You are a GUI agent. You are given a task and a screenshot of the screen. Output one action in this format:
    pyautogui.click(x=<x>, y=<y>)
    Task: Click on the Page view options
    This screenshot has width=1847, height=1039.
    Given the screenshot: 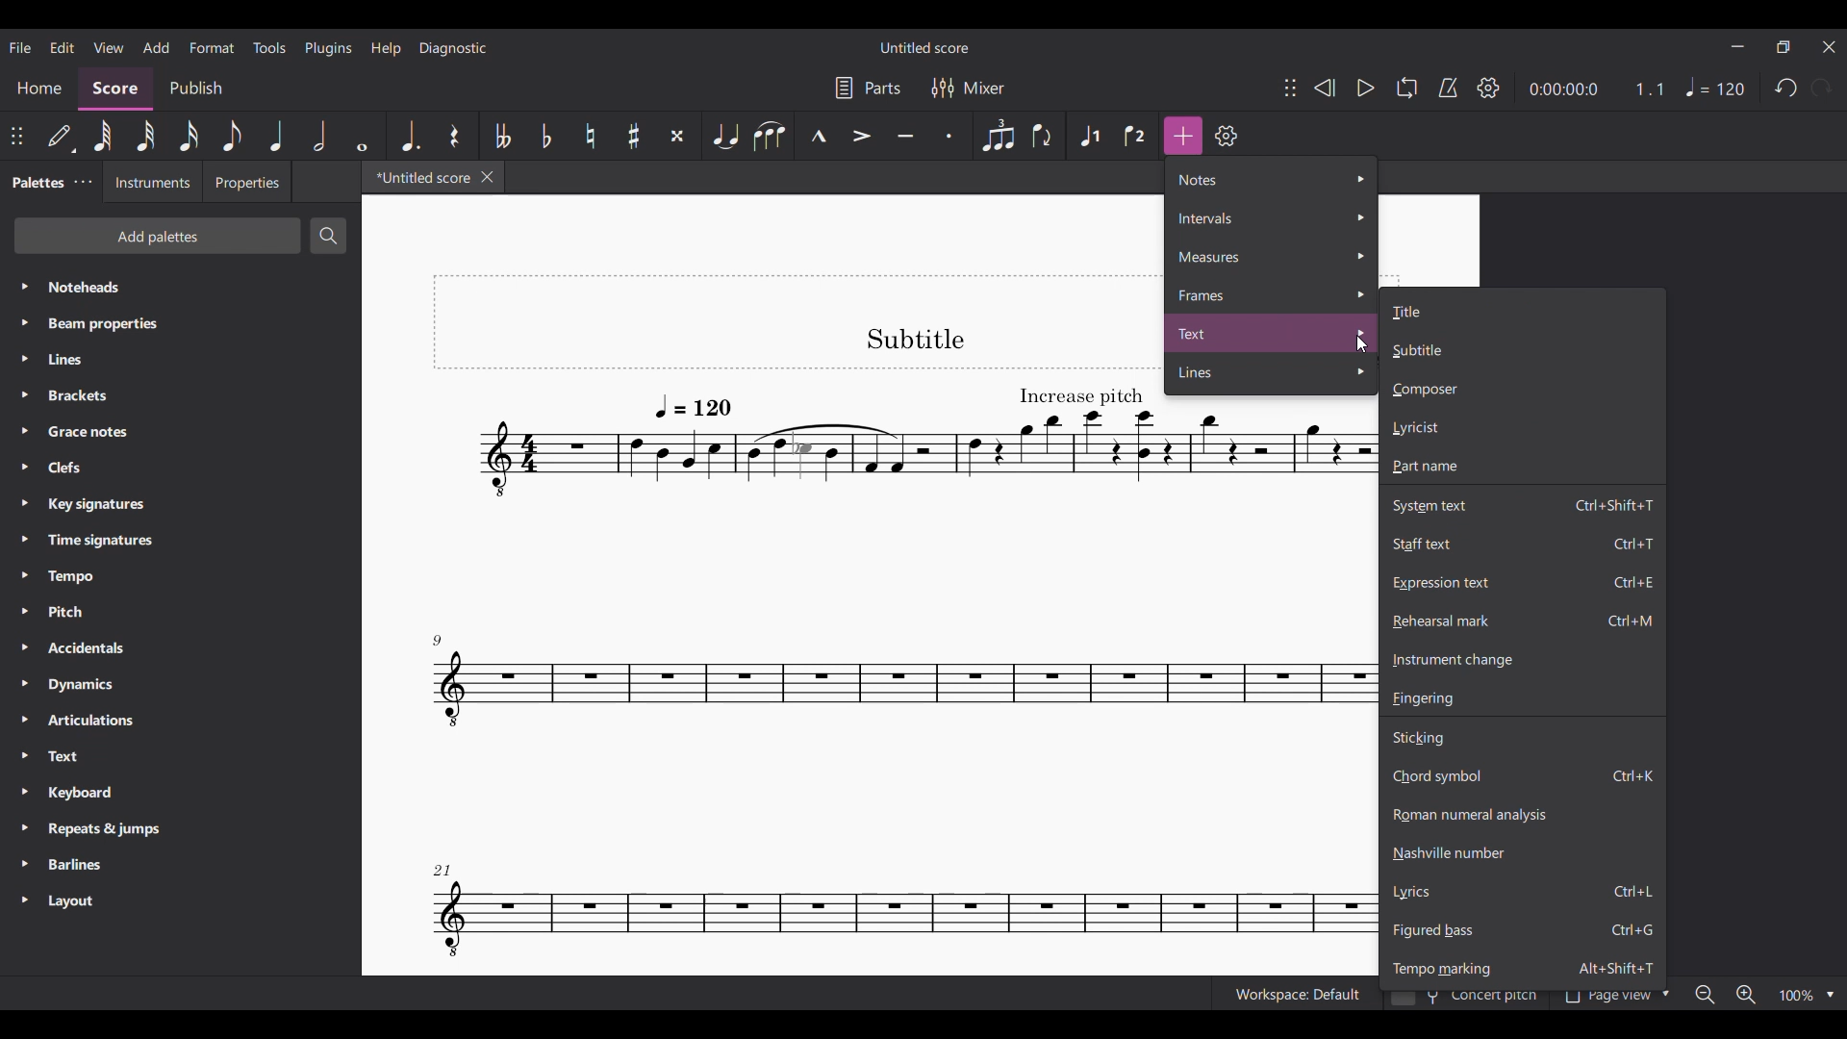 What is the action you would take?
    pyautogui.click(x=1613, y=1000)
    